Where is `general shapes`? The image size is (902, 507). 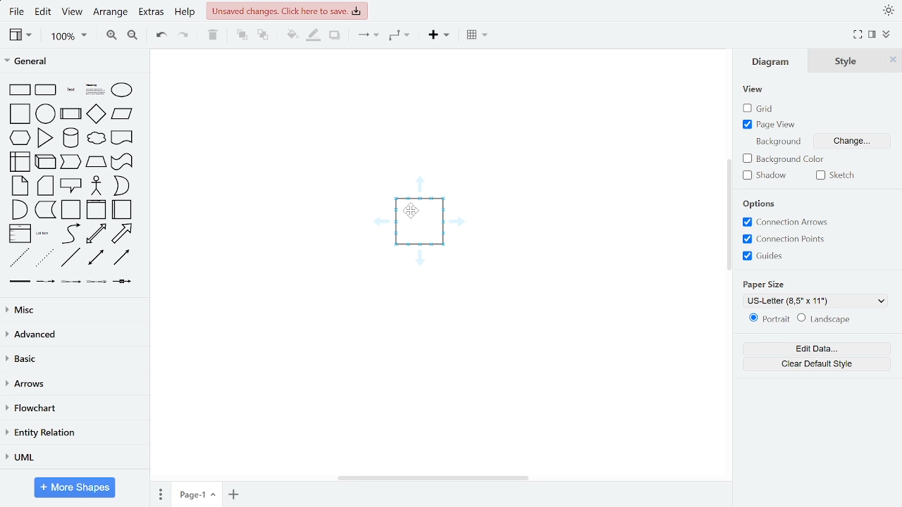 general shapes is located at coordinates (19, 232).